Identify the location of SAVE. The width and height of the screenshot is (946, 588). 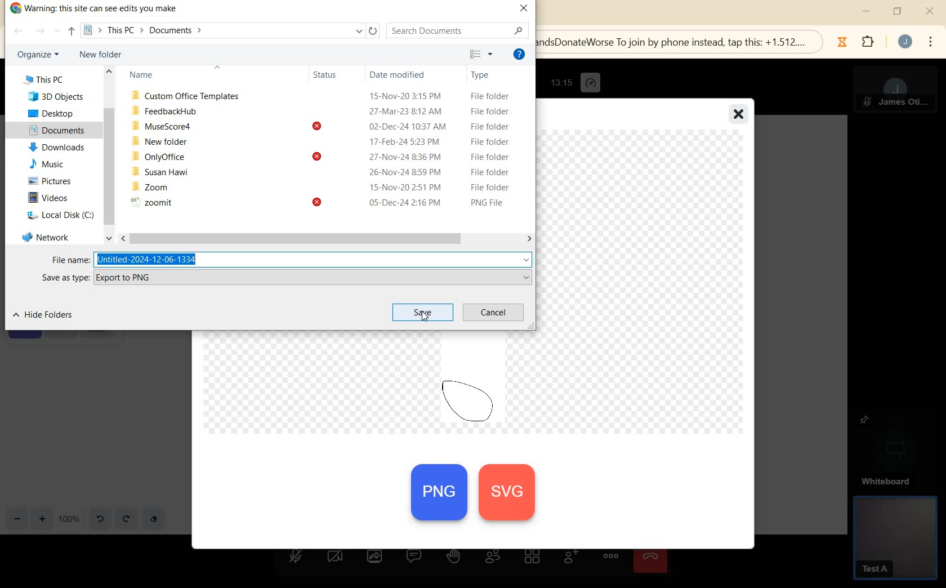
(422, 313).